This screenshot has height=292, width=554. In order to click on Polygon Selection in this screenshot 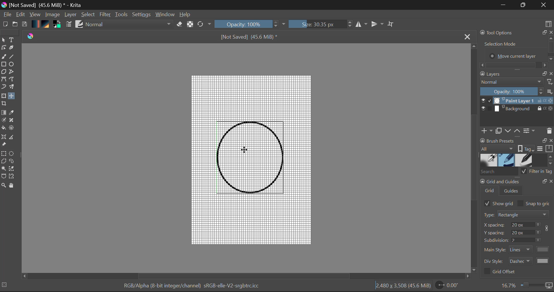, I will do `click(4, 162)`.